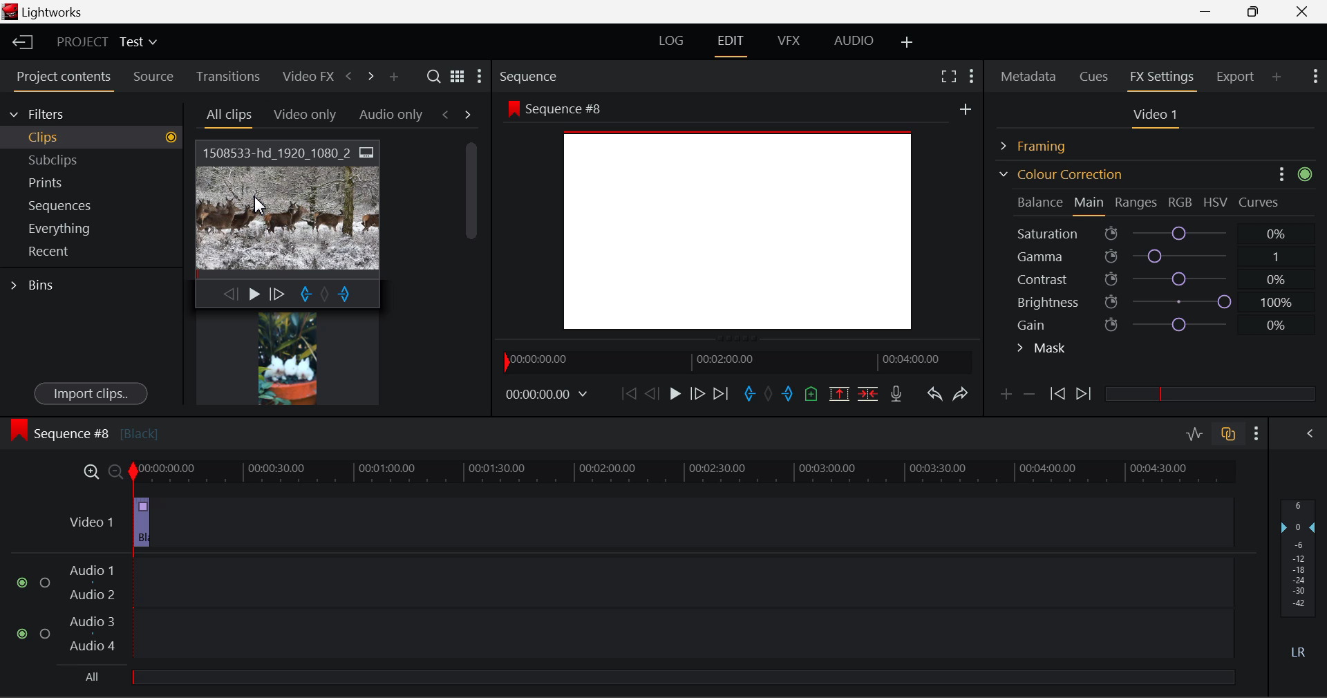  Describe the element at coordinates (1297, 582) in the screenshot. I see `Decibel Gain` at that location.